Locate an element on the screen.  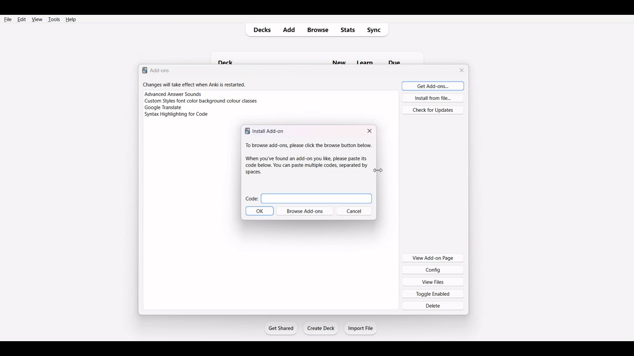
Decks is located at coordinates (260, 30).